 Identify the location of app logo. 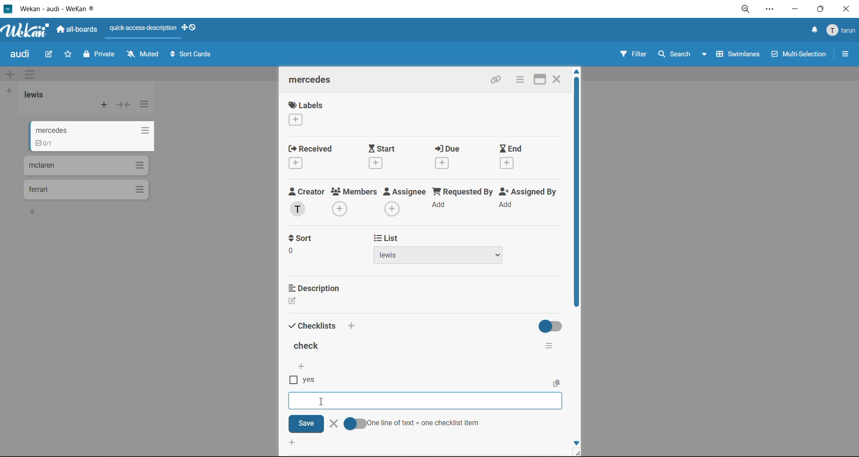
(26, 31).